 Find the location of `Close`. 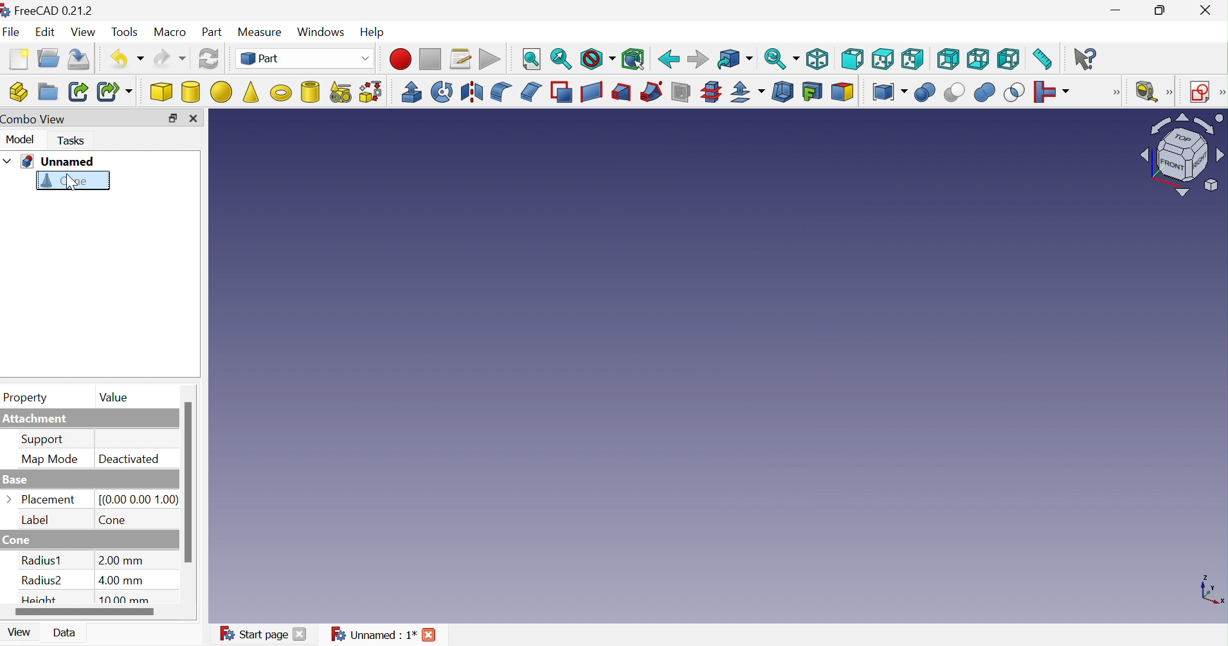

Close is located at coordinates (1207, 9).